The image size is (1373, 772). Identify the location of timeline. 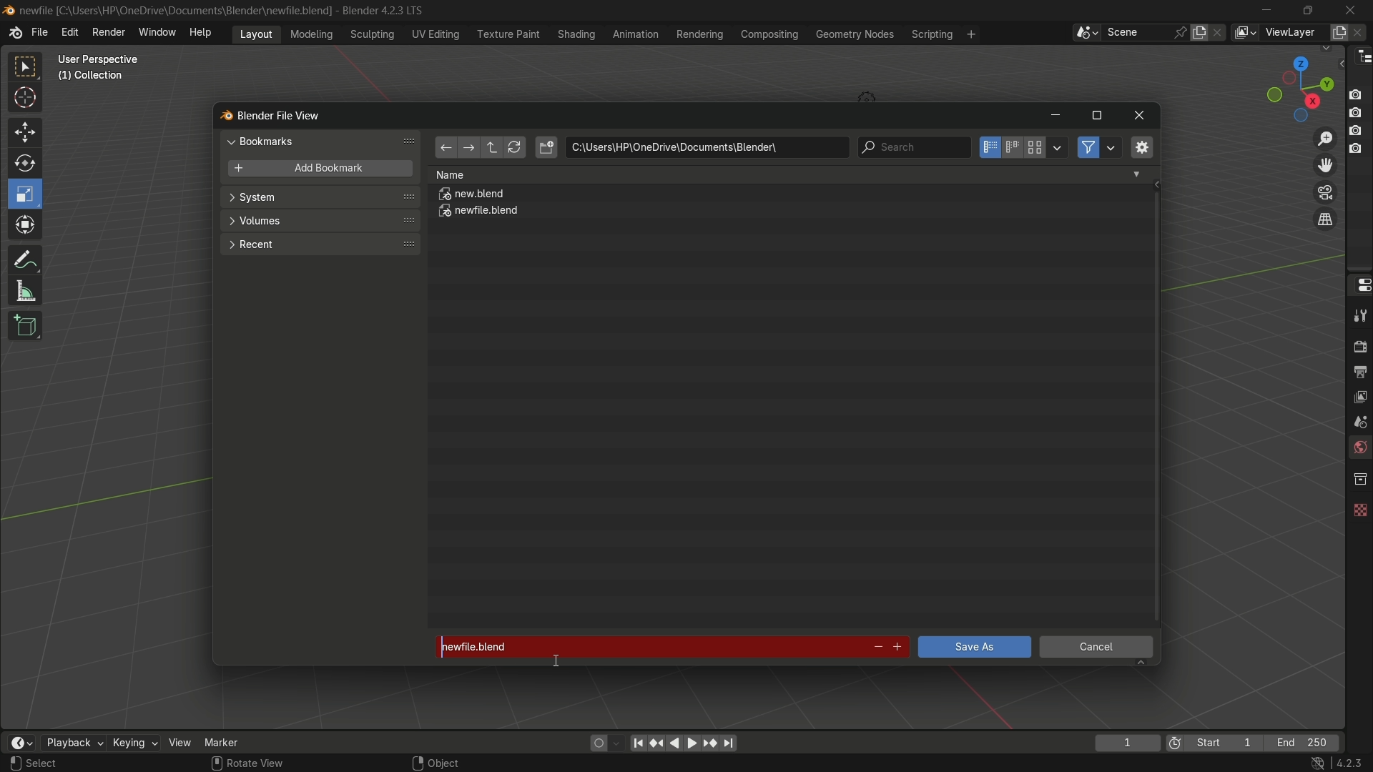
(21, 743).